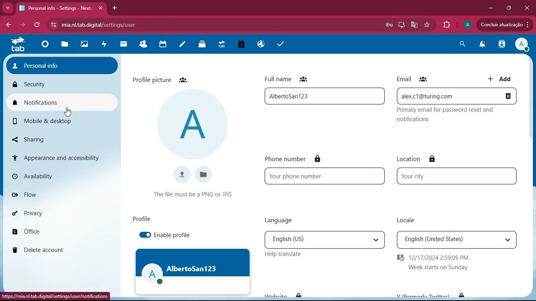  I want to click on maximize, so click(510, 9).